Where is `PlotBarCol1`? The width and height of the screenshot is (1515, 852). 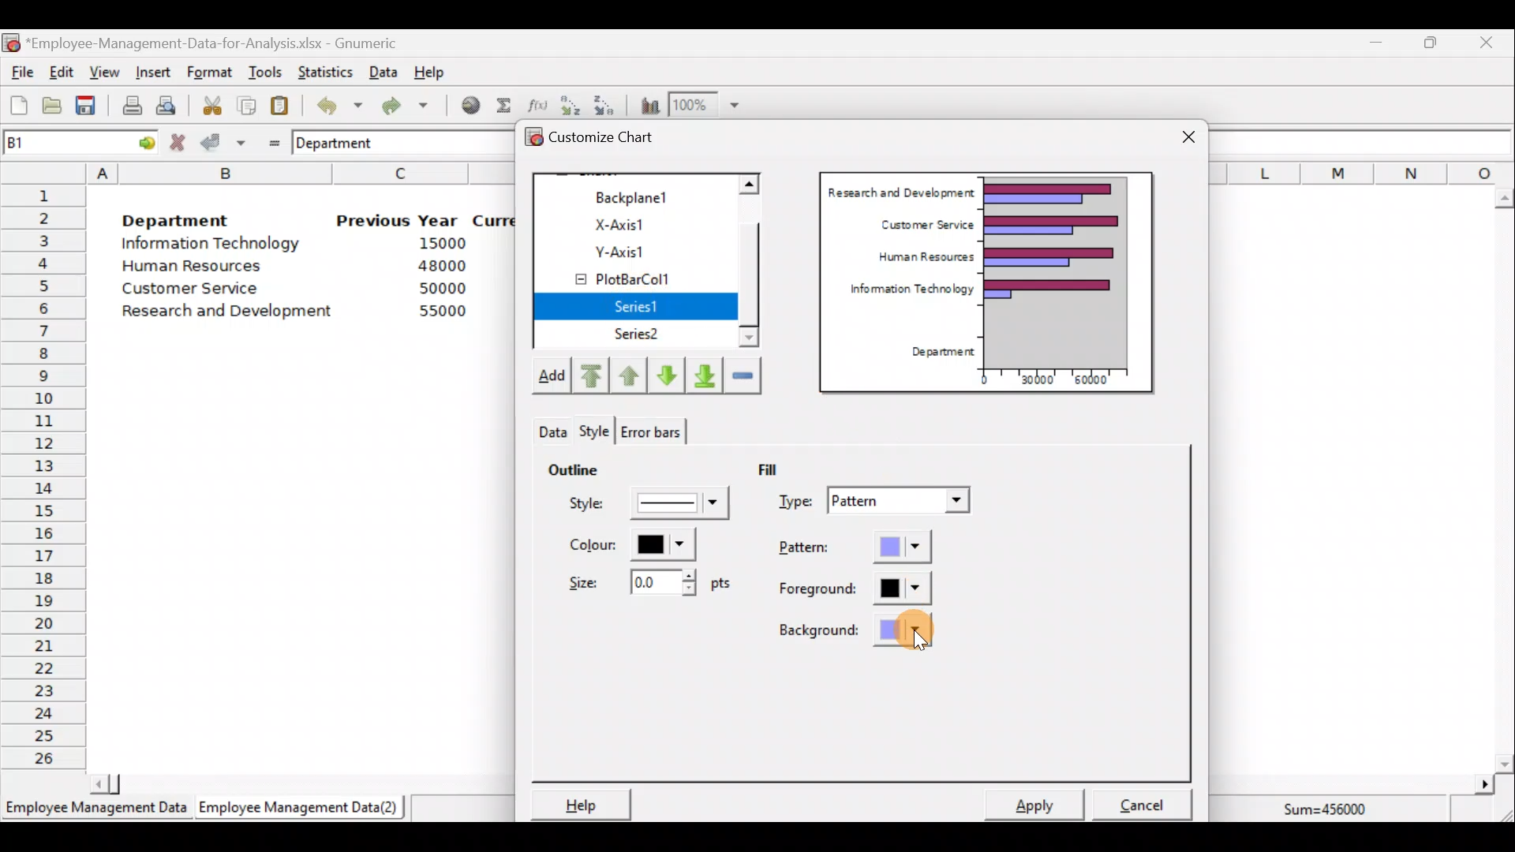 PlotBarCol1 is located at coordinates (637, 274).